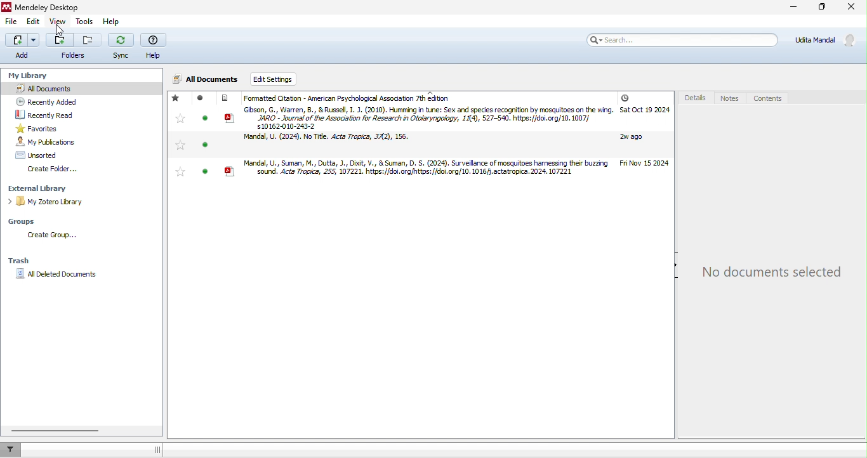 The width and height of the screenshot is (867, 458). Describe the element at coordinates (51, 141) in the screenshot. I see `my publications` at that location.